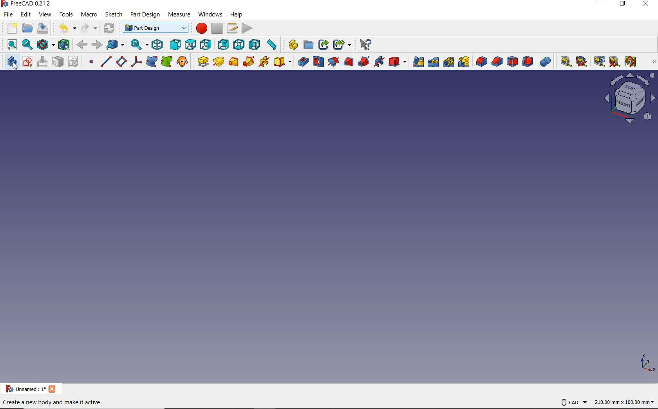 This screenshot has height=409, width=658. I want to click on DRAFT, so click(513, 61).